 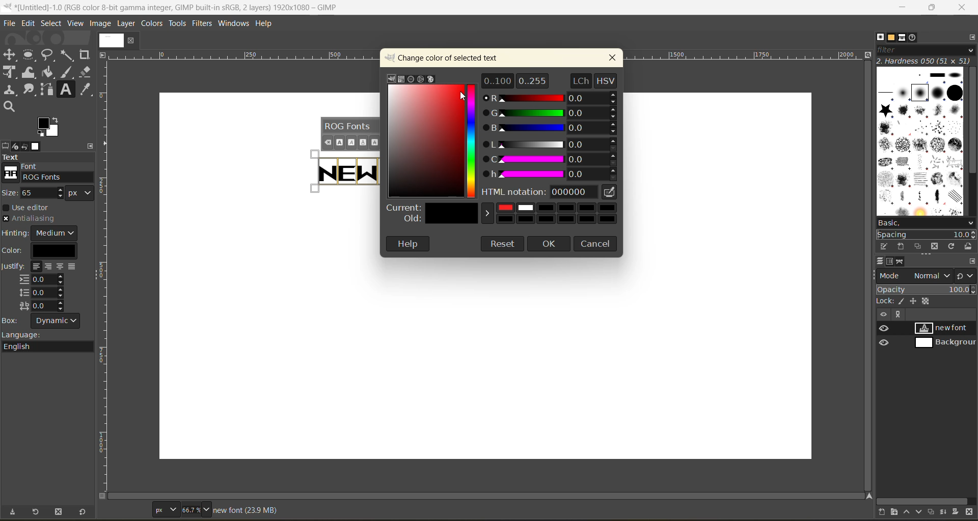 I want to click on configure, so click(x=972, y=39).